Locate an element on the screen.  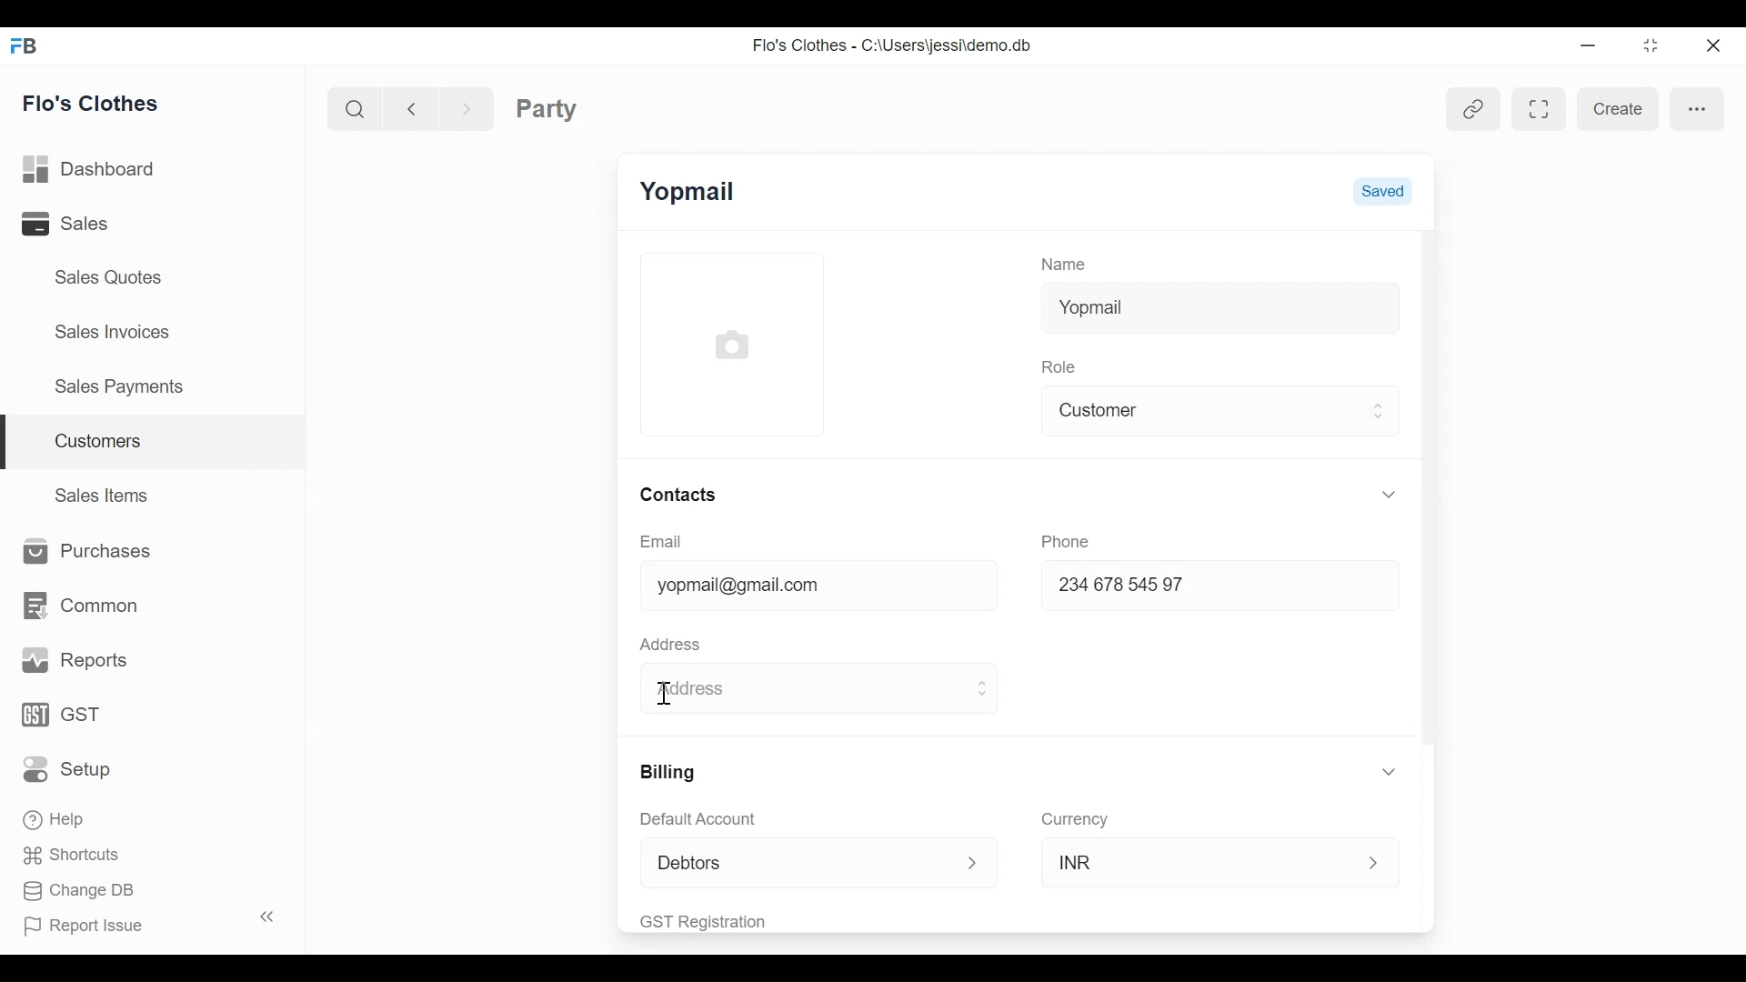
Customers is located at coordinates (155, 443).